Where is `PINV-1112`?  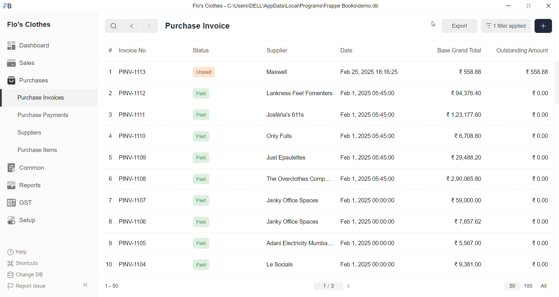 PINV-1112 is located at coordinates (132, 93).